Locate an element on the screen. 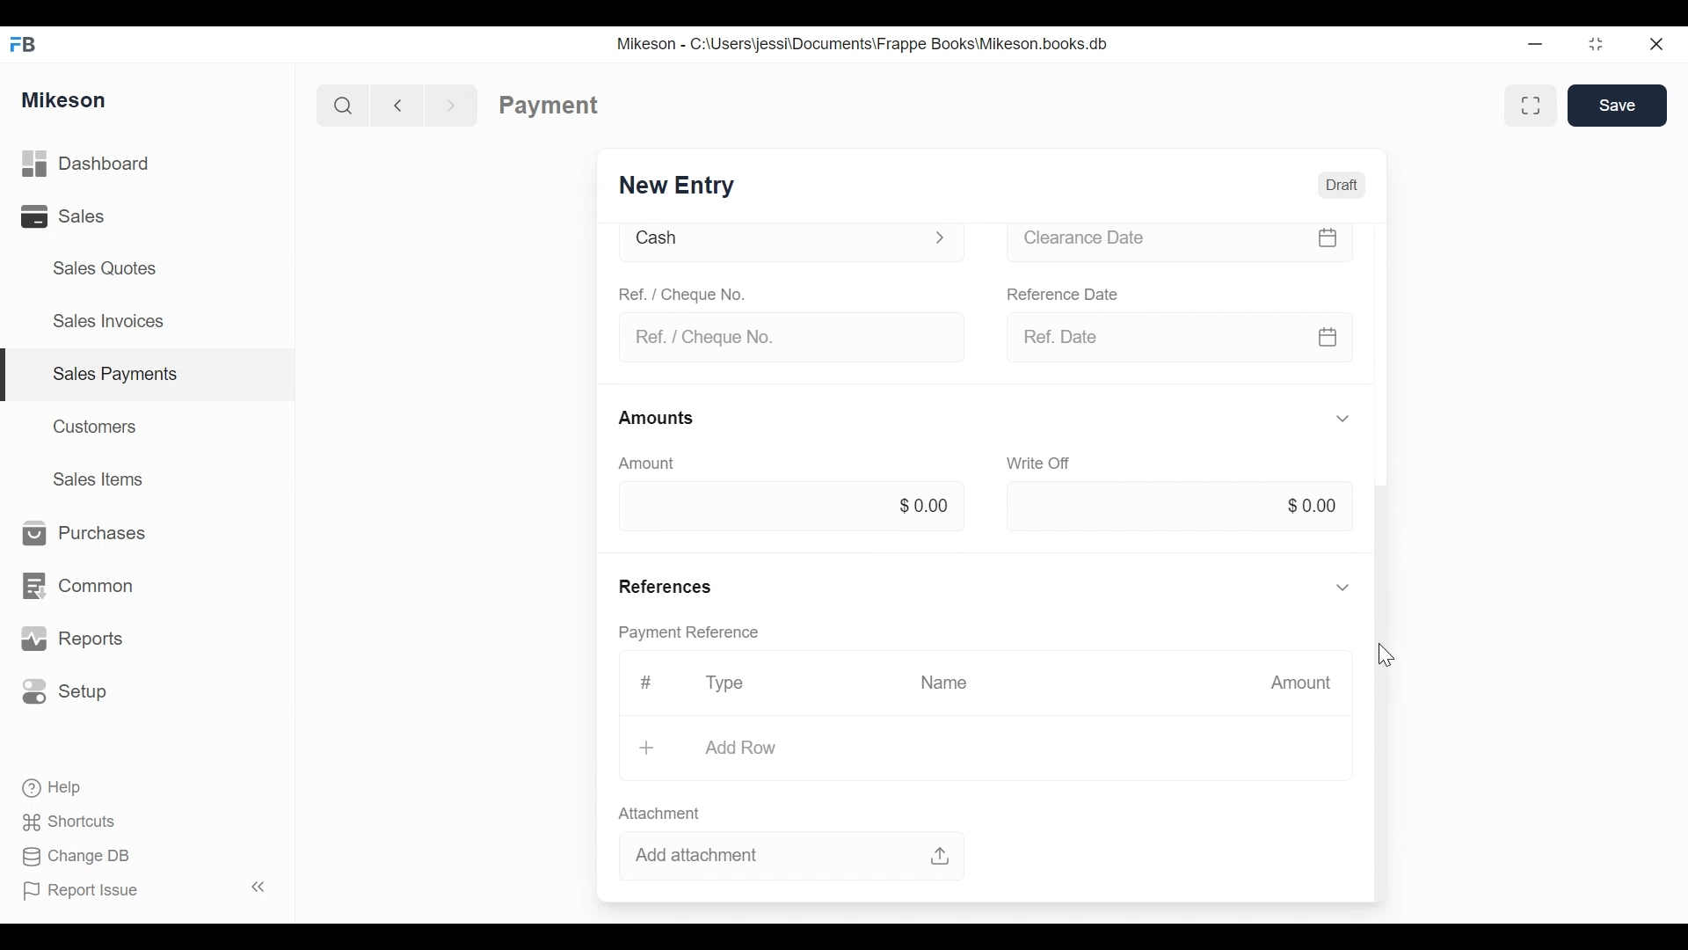 The height and width of the screenshot is (950, 1688). cash is located at coordinates (657, 238).